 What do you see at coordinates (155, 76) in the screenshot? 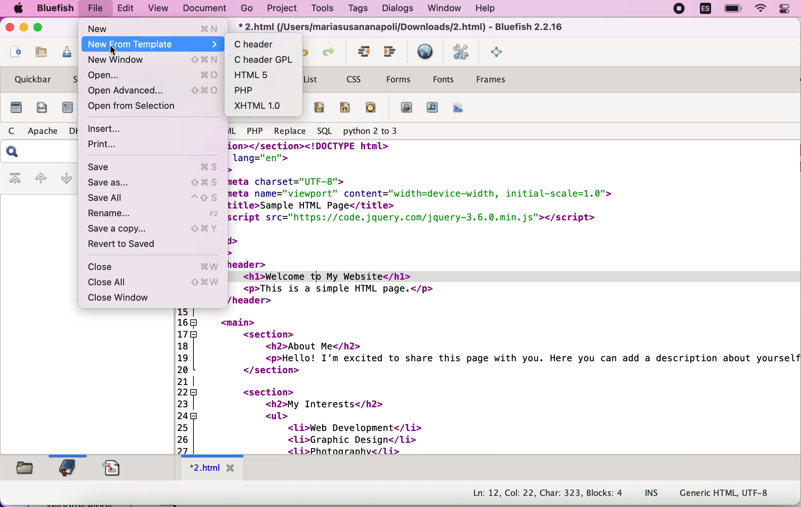
I see `open` at bounding box center [155, 76].